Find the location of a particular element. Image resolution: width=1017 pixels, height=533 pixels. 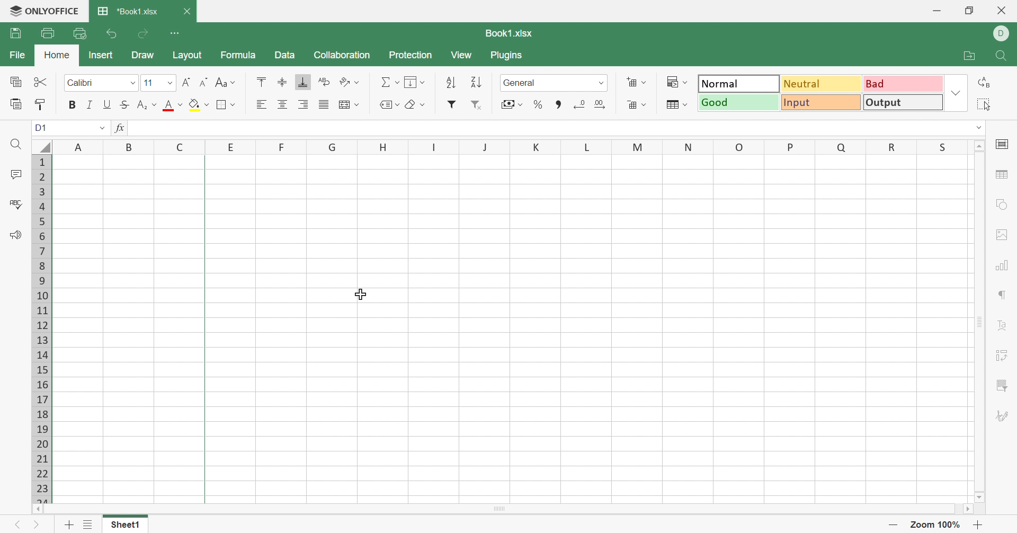

Sheet1 is located at coordinates (126, 526).